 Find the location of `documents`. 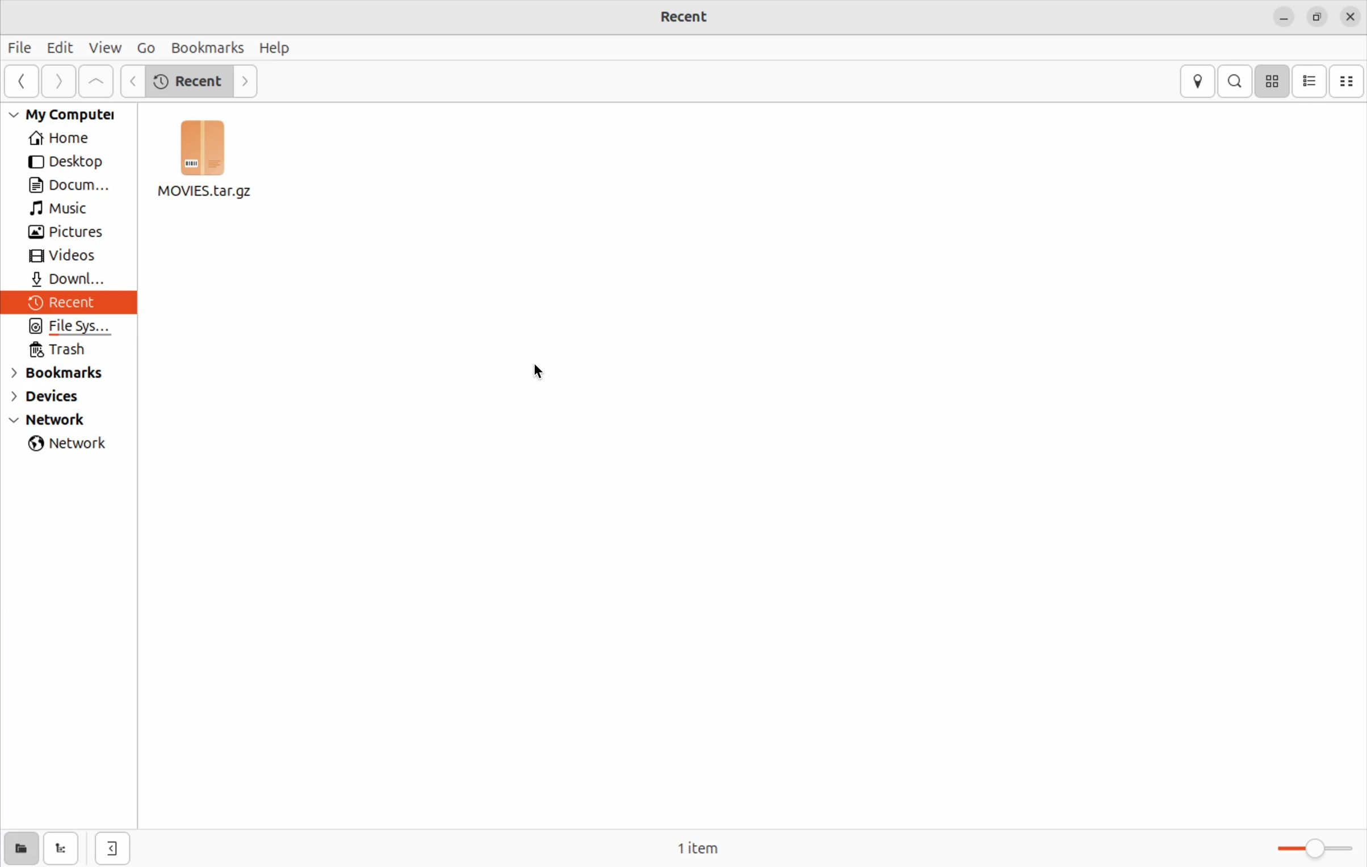

documents is located at coordinates (74, 186).